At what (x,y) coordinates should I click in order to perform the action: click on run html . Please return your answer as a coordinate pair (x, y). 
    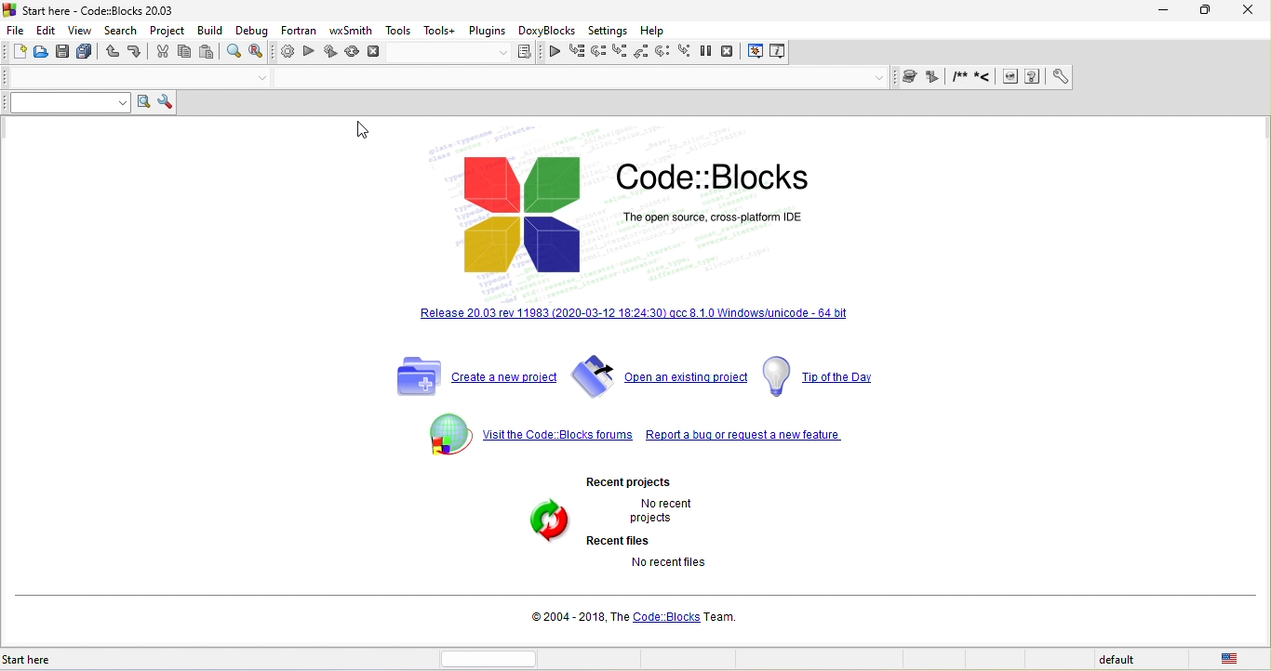
    Looking at the image, I should click on (1157, 78).